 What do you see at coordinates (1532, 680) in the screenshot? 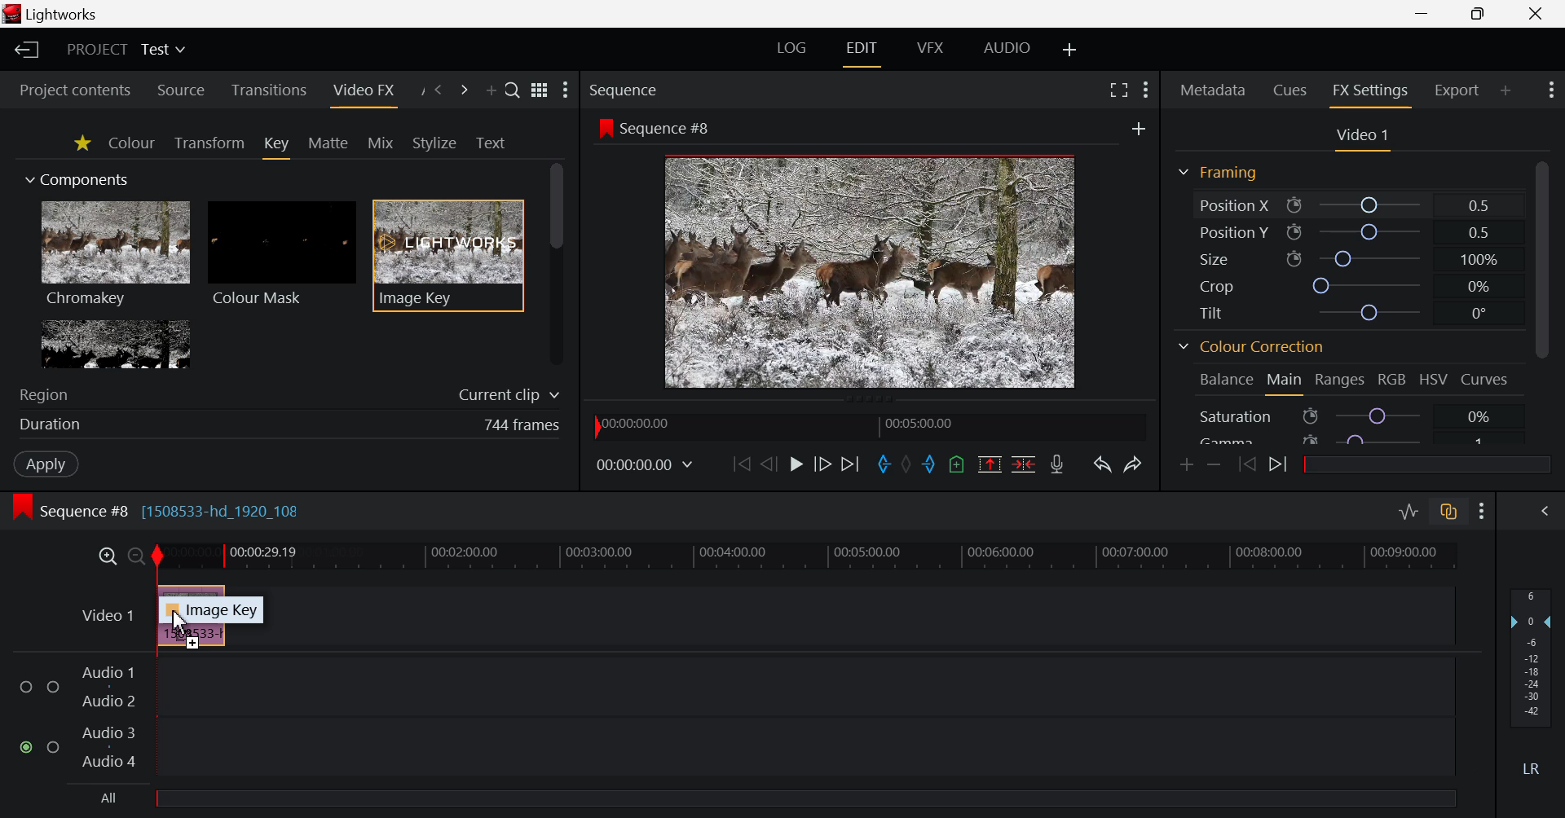
I see `Decibel Level` at bounding box center [1532, 680].